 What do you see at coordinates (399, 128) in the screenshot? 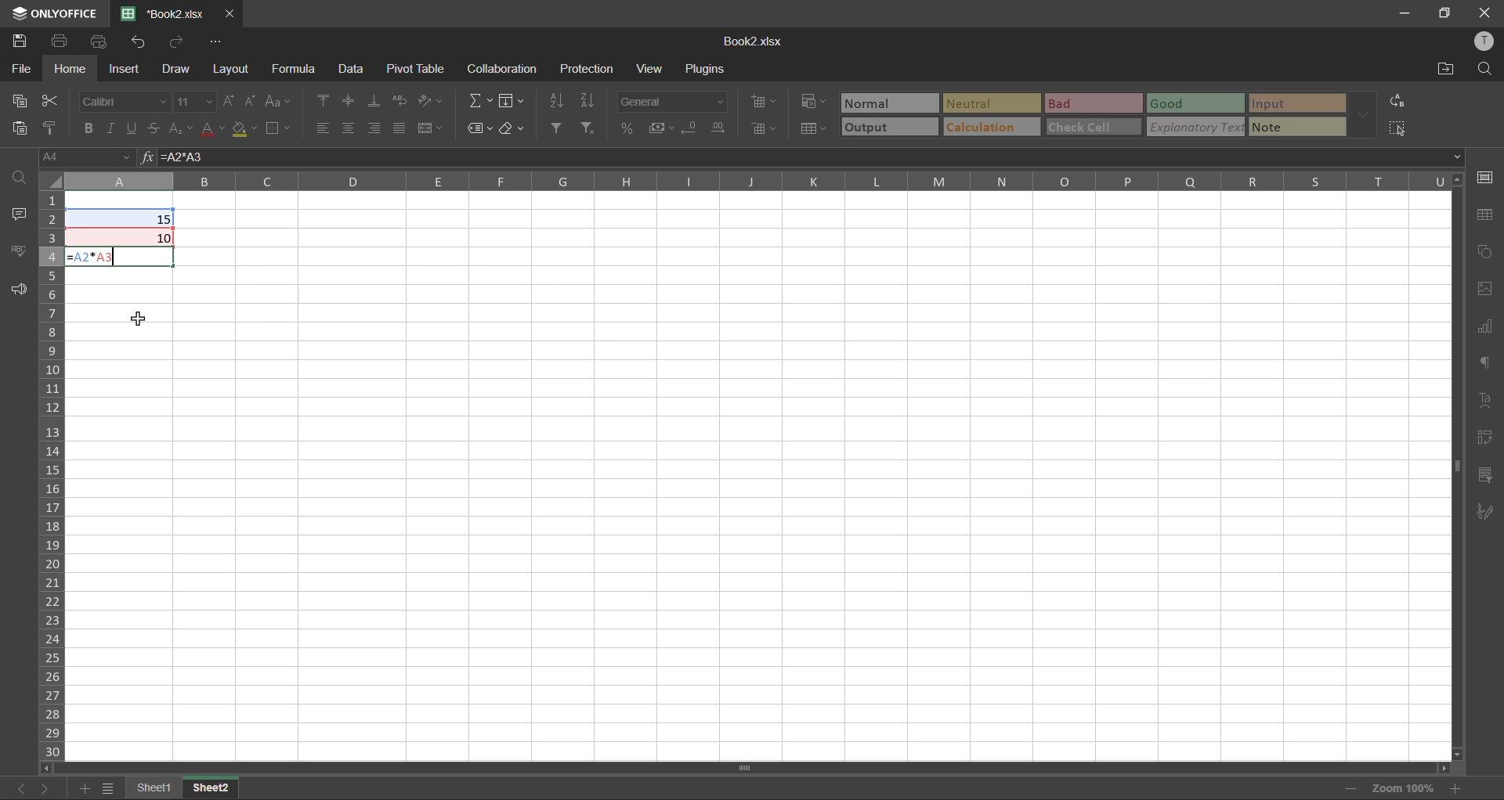
I see `justified` at bounding box center [399, 128].